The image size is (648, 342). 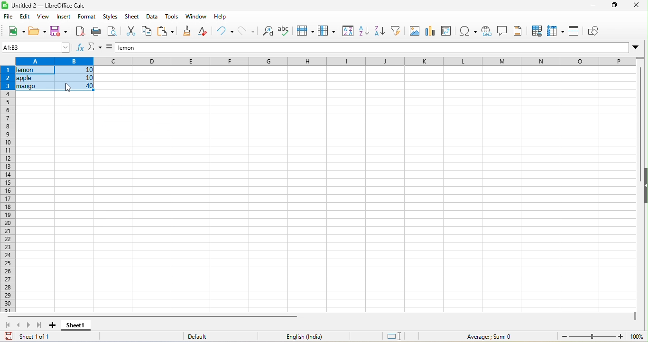 I want to click on sheet 1, so click(x=78, y=326).